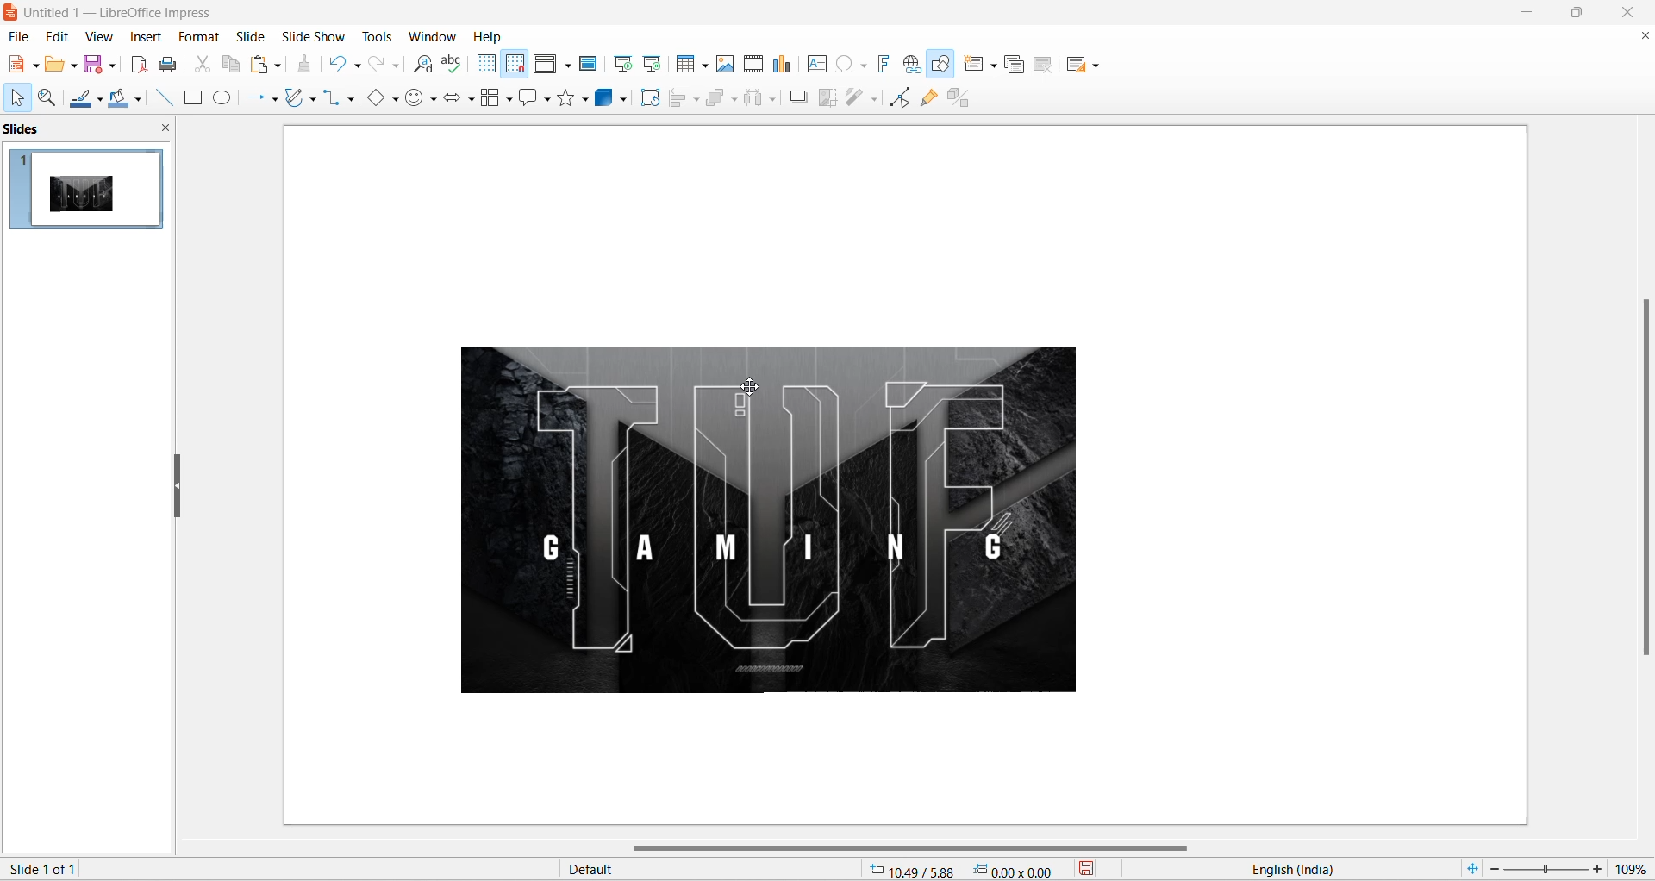  What do you see at coordinates (1098, 871) in the screenshot?
I see `save` at bounding box center [1098, 871].